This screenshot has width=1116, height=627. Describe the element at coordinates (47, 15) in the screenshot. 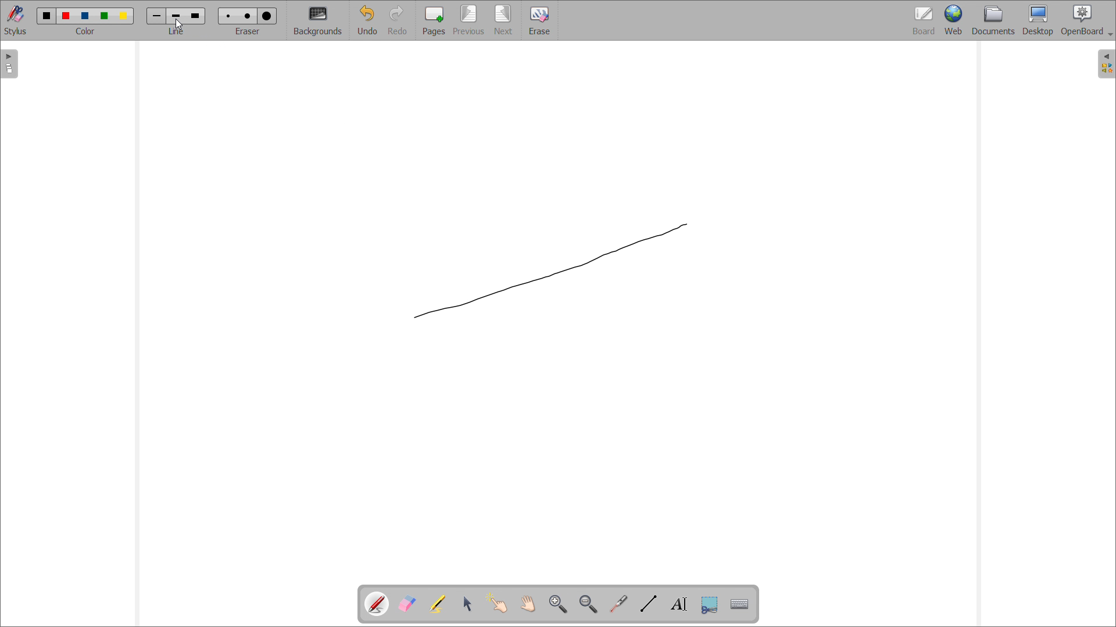

I see `color` at that location.